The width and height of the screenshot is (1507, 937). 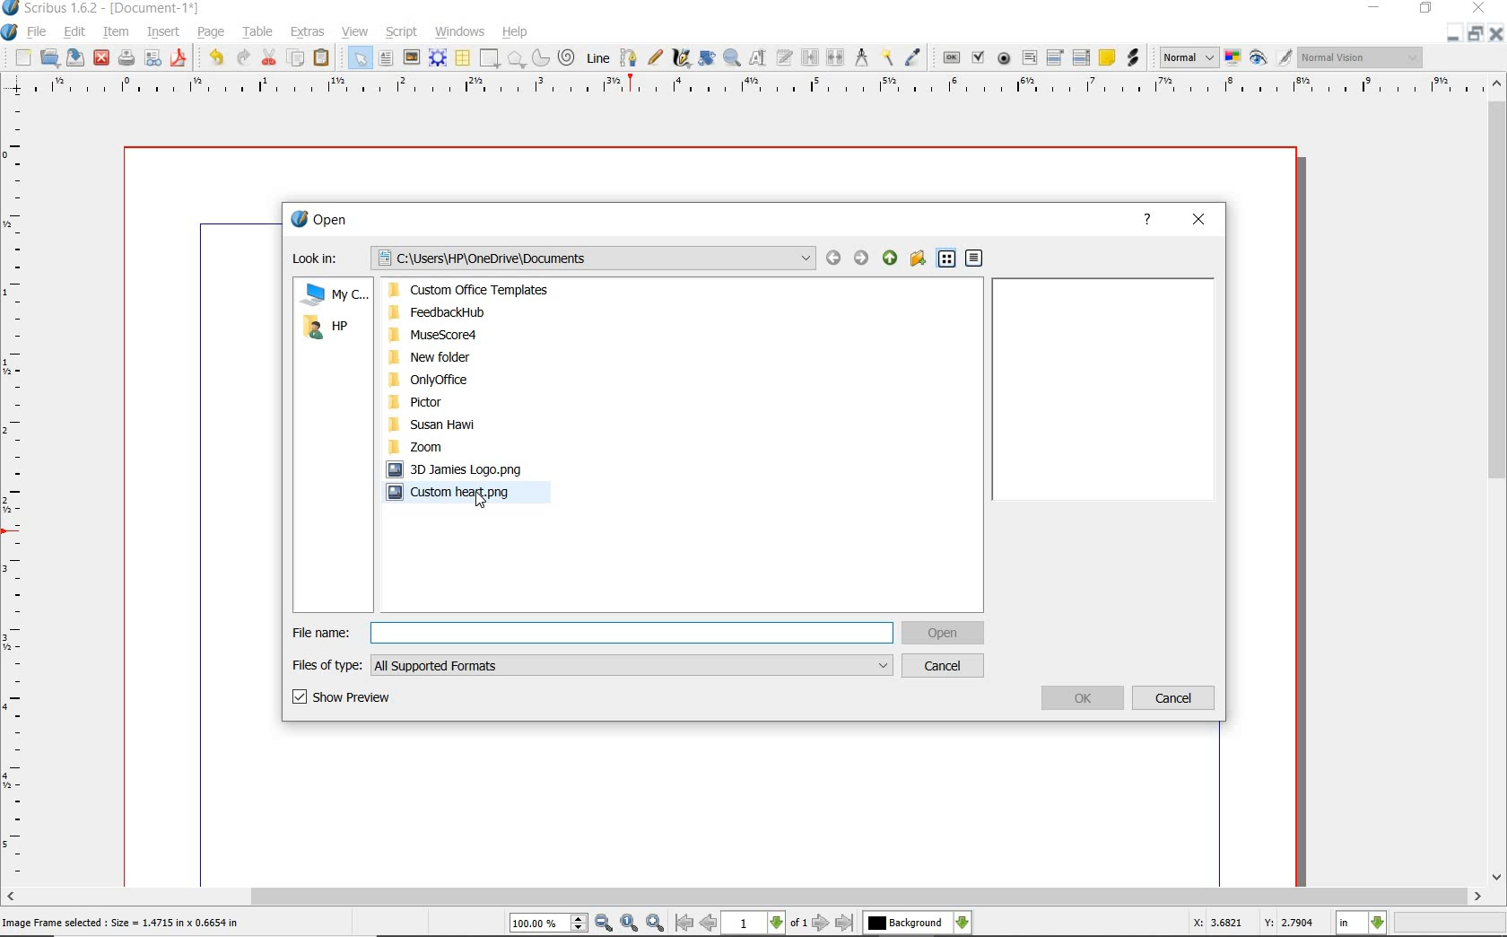 I want to click on edit contents of frame, so click(x=758, y=58).